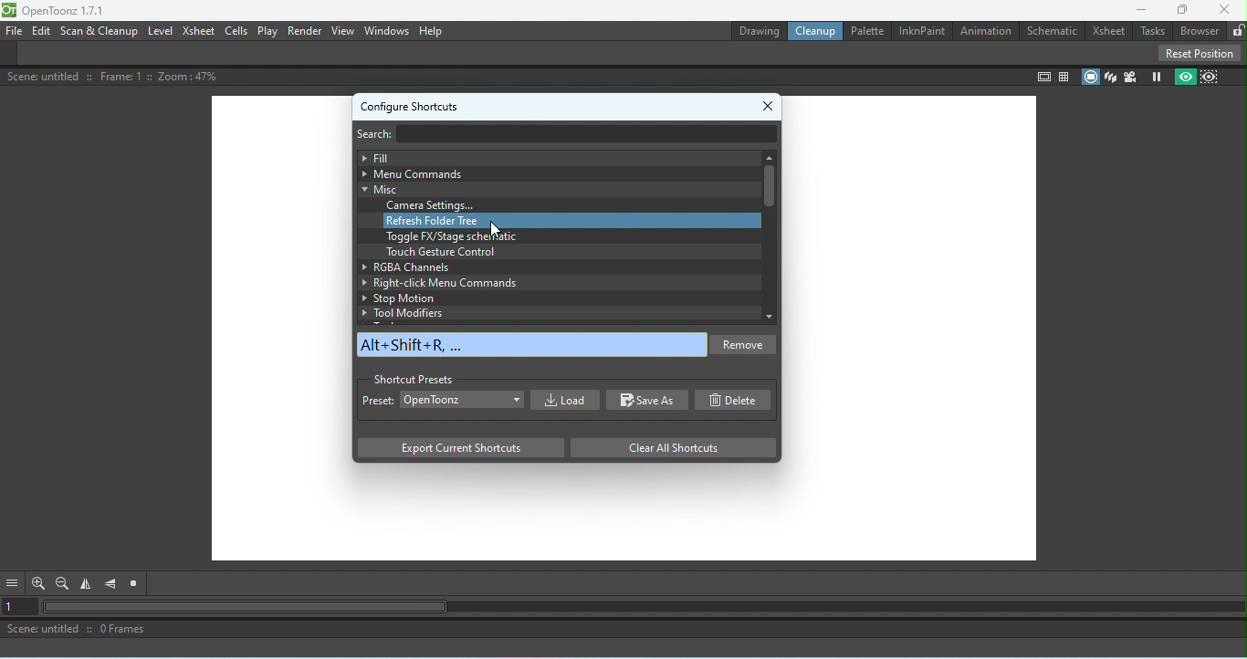 The height and width of the screenshot is (659, 1247). I want to click on Fill, so click(553, 157).